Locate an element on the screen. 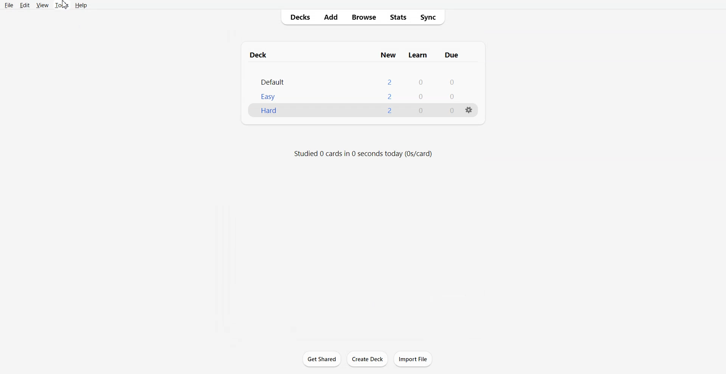 This screenshot has height=374, width=726. Decks is located at coordinates (298, 17).